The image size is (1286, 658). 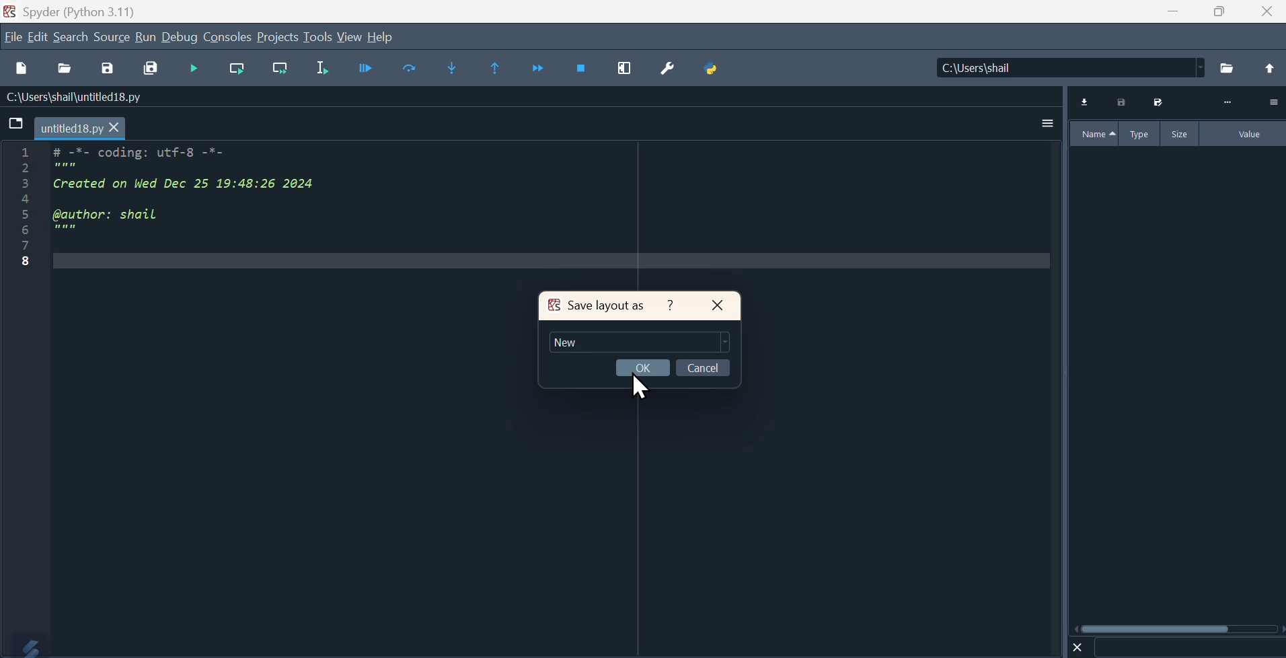 What do you see at coordinates (1078, 647) in the screenshot?
I see `Close` at bounding box center [1078, 647].